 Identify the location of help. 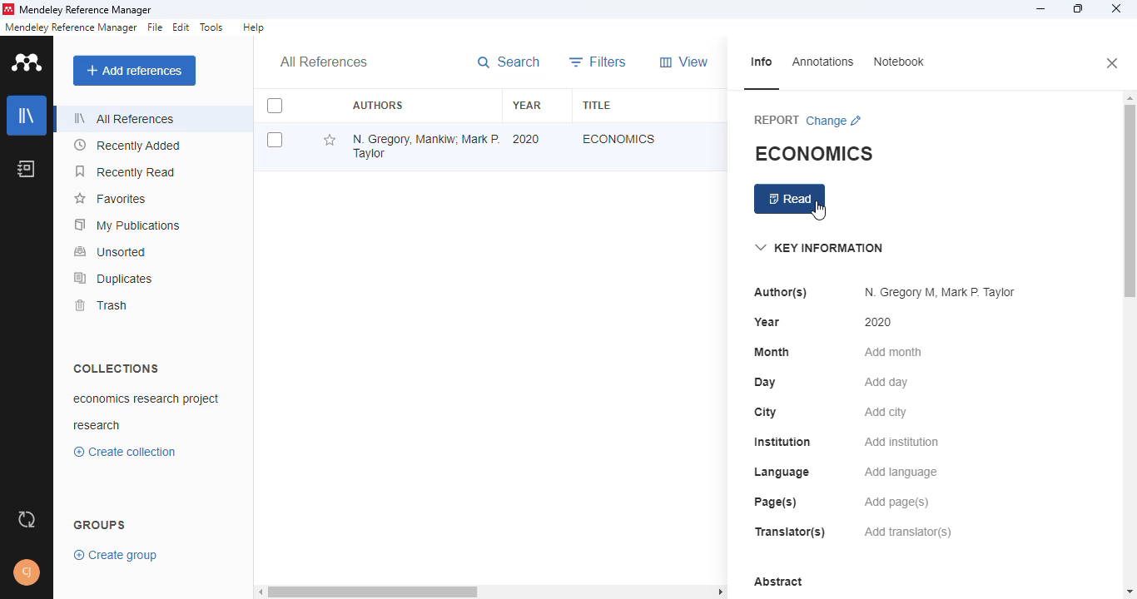
(254, 27).